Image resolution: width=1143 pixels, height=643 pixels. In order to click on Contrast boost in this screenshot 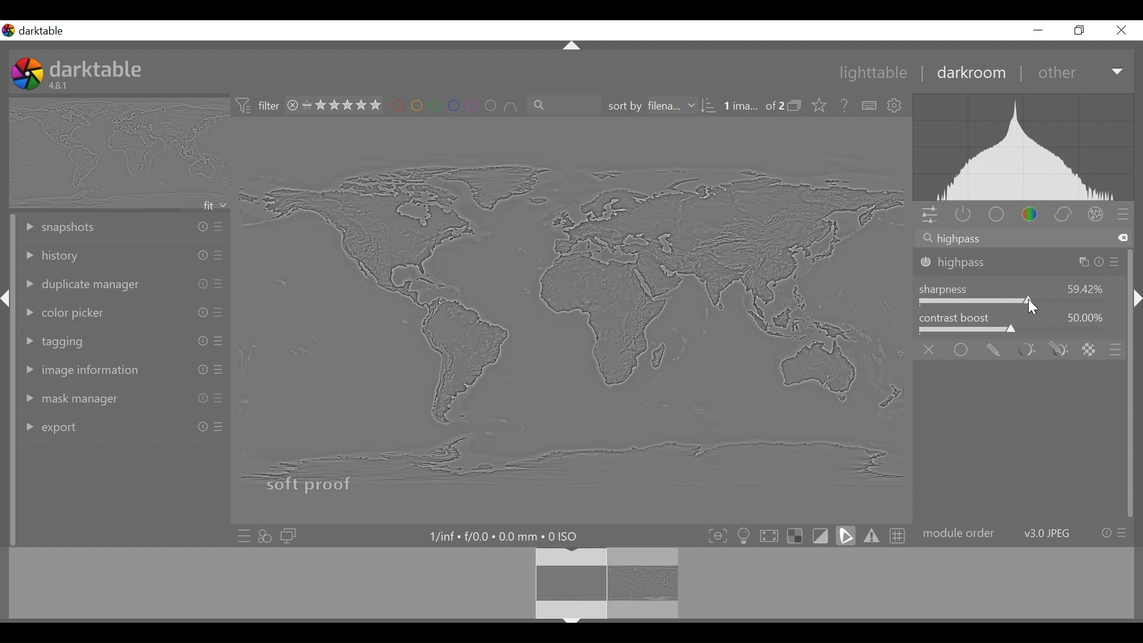, I will do `click(955, 317)`.